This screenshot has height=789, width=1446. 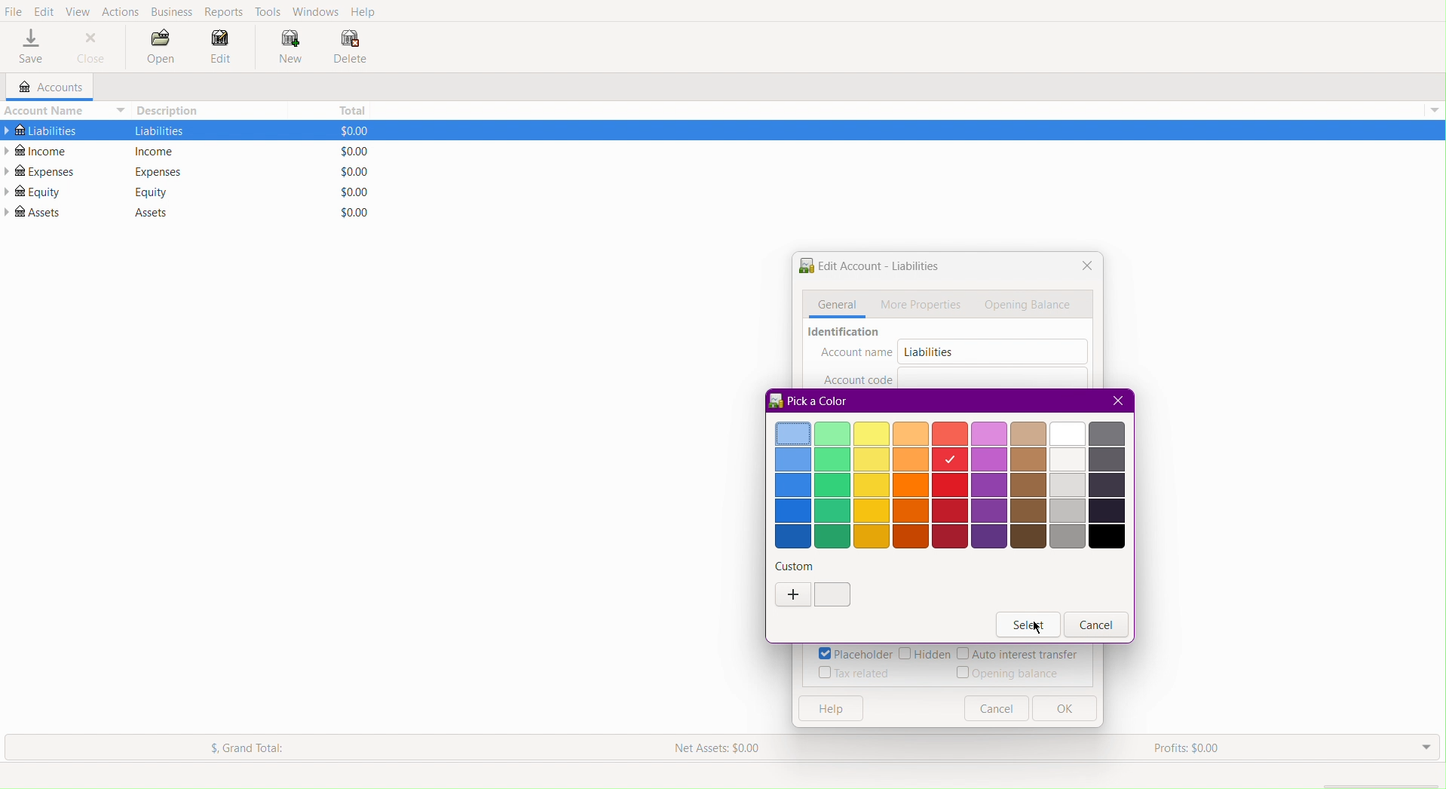 I want to click on $0.00, so click(x=349, y=151).